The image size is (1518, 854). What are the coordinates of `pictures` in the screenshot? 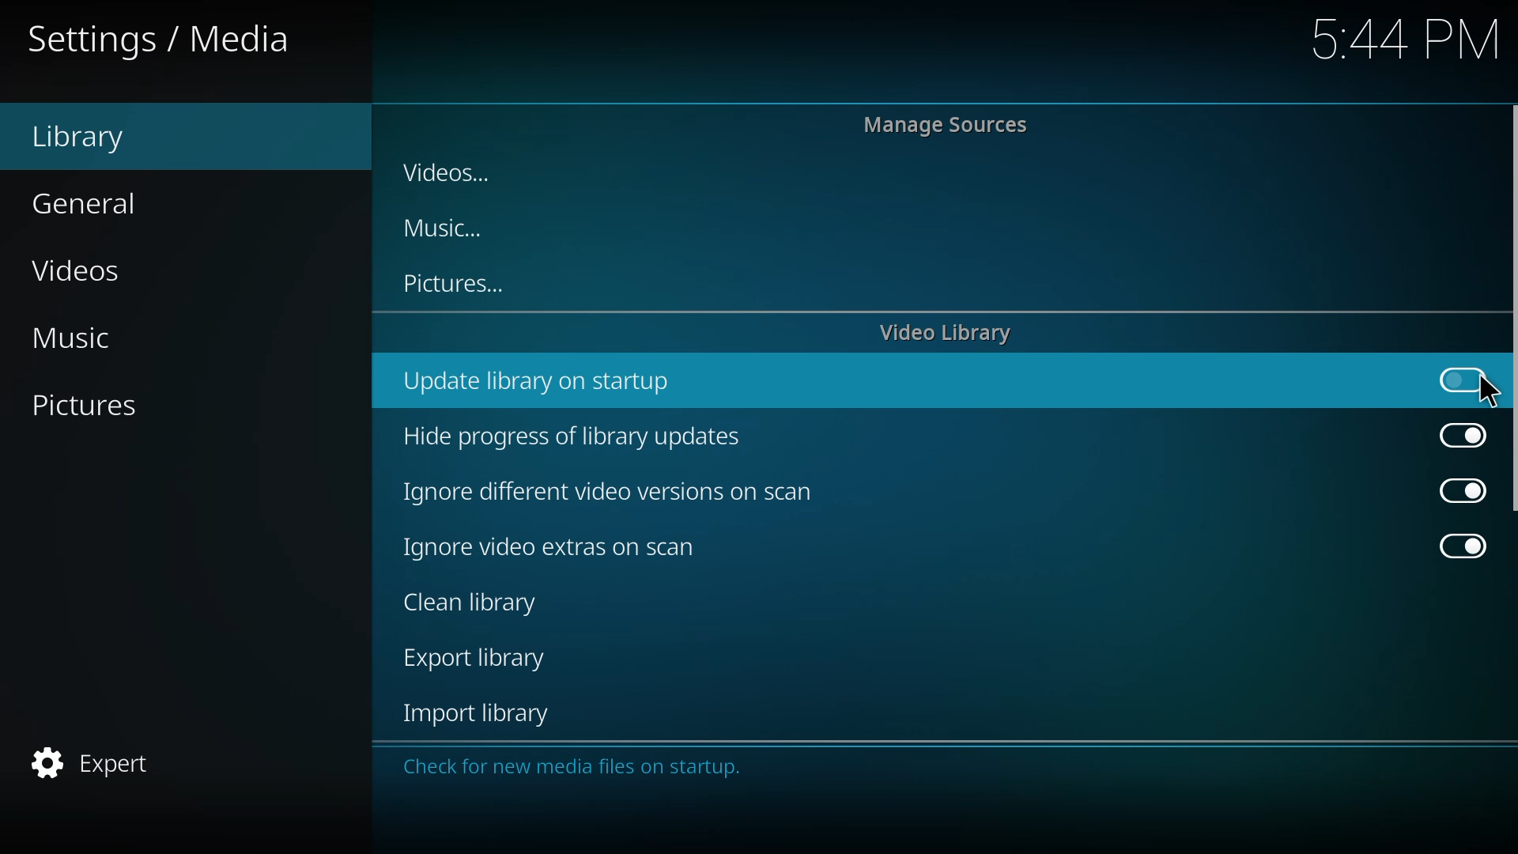 It's located at (452, 282).